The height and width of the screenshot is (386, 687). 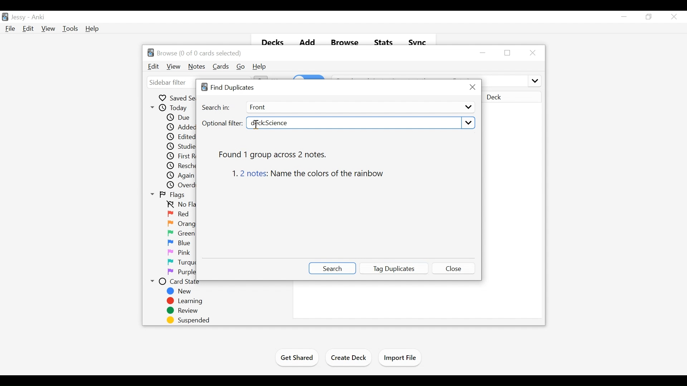 I want to click on Added, so click(x=179, y=128).